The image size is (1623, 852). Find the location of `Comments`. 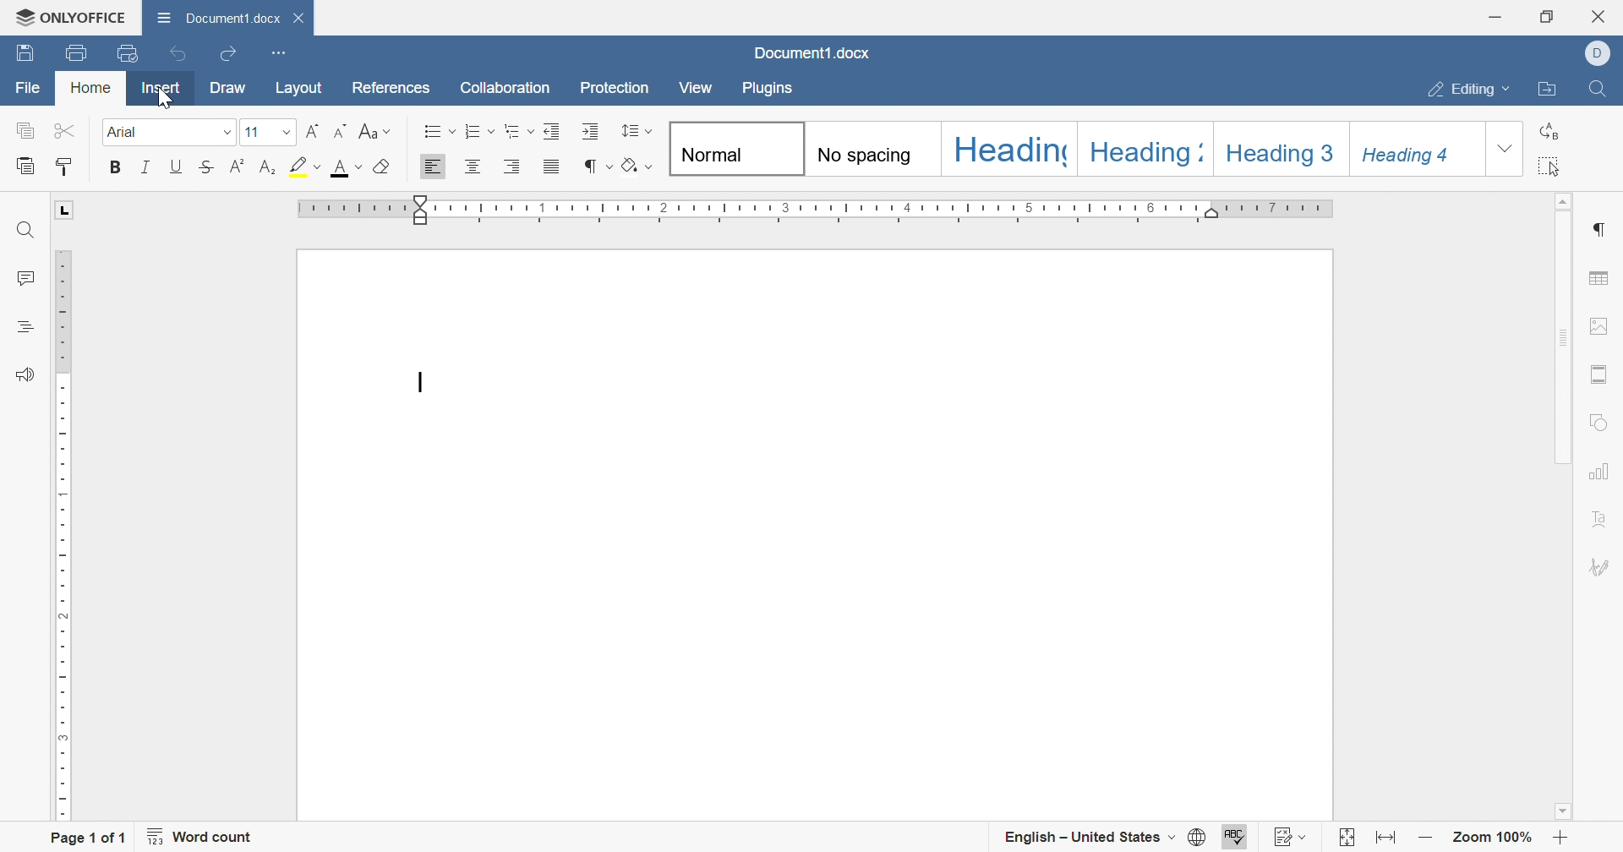

Comments is located at coordinates (24, 279).